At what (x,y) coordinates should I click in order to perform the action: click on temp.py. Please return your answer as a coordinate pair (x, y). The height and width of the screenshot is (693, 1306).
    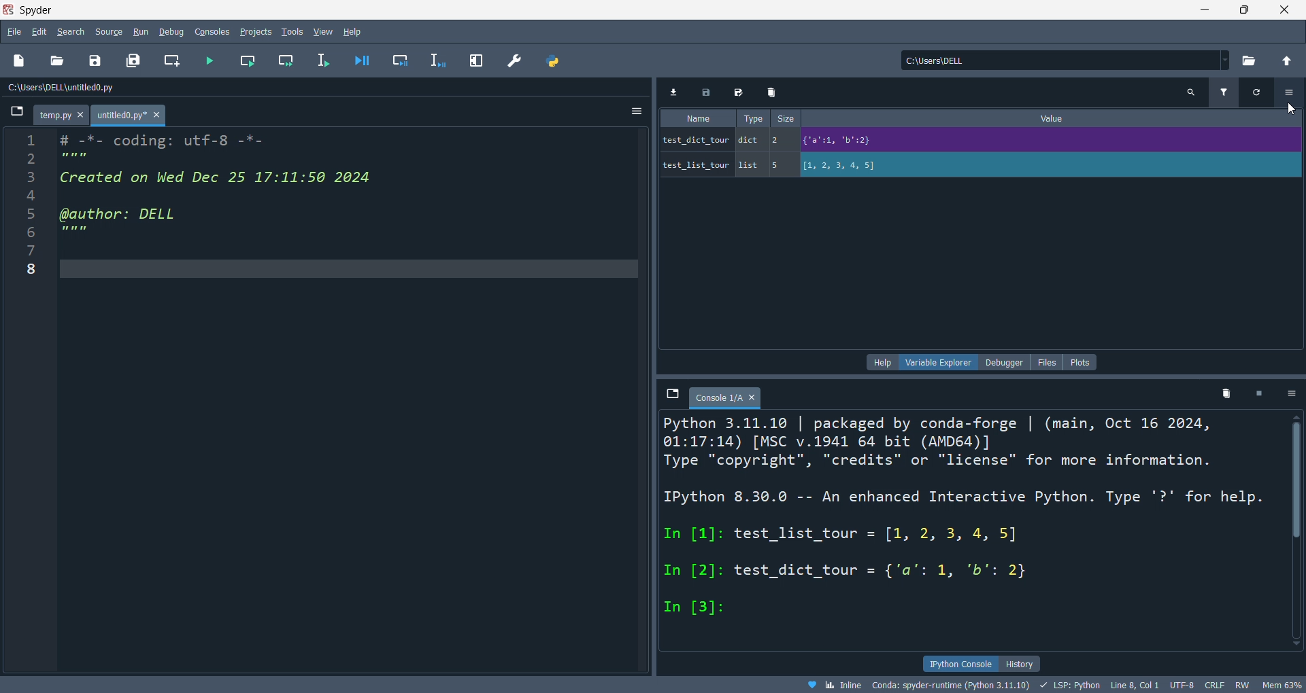
    Looking at the image, I should click on (60, 115).